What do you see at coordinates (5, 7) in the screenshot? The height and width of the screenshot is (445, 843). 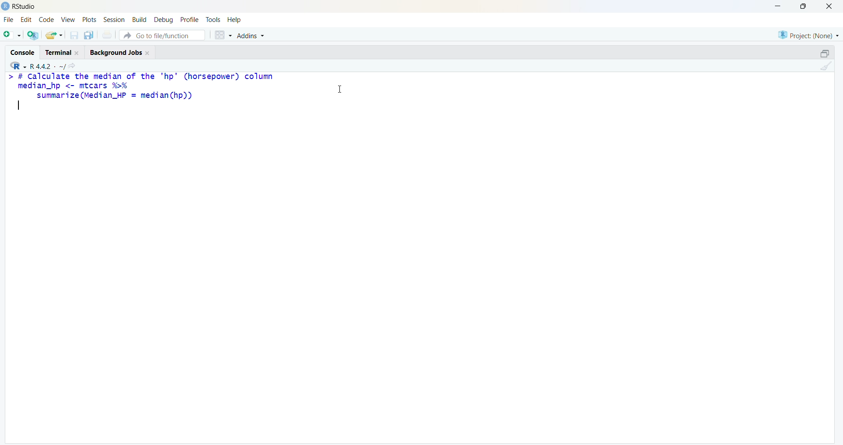 I see `logo` at bounding box center [5, 7].